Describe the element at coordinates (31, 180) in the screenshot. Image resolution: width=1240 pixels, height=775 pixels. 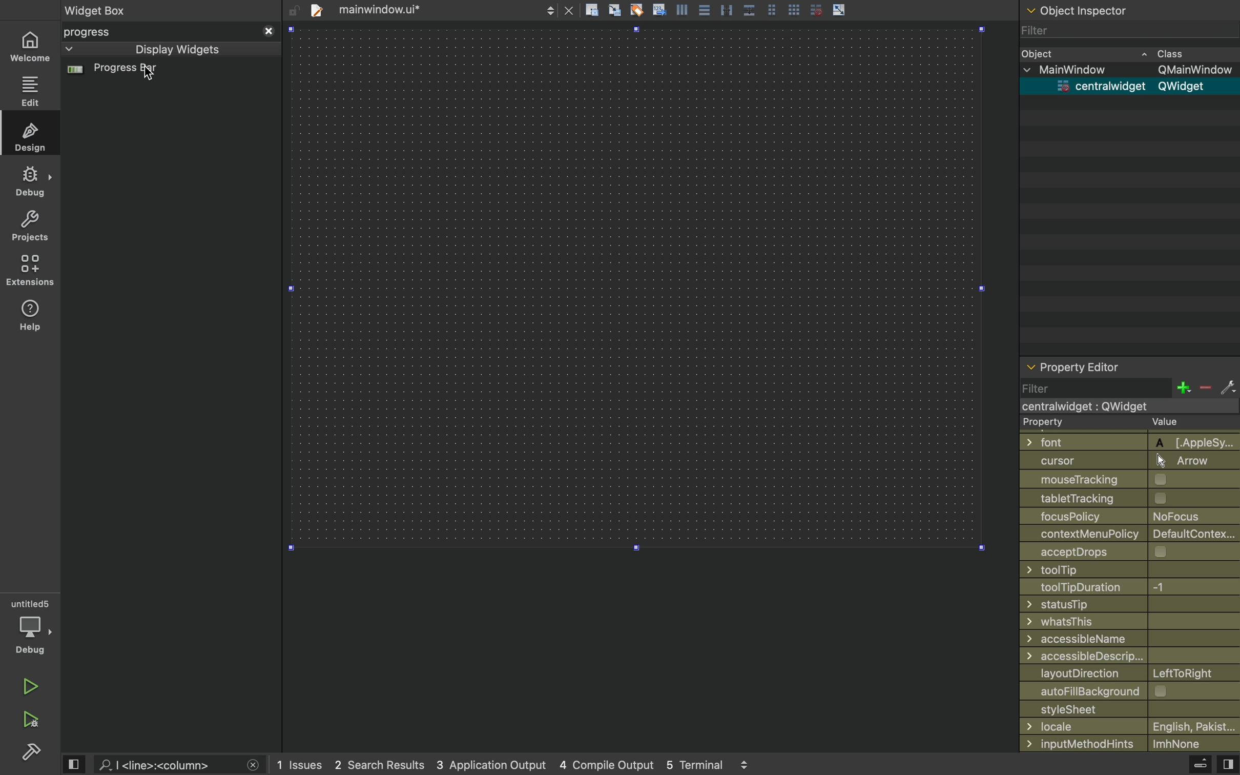
I see `debug` at that location.